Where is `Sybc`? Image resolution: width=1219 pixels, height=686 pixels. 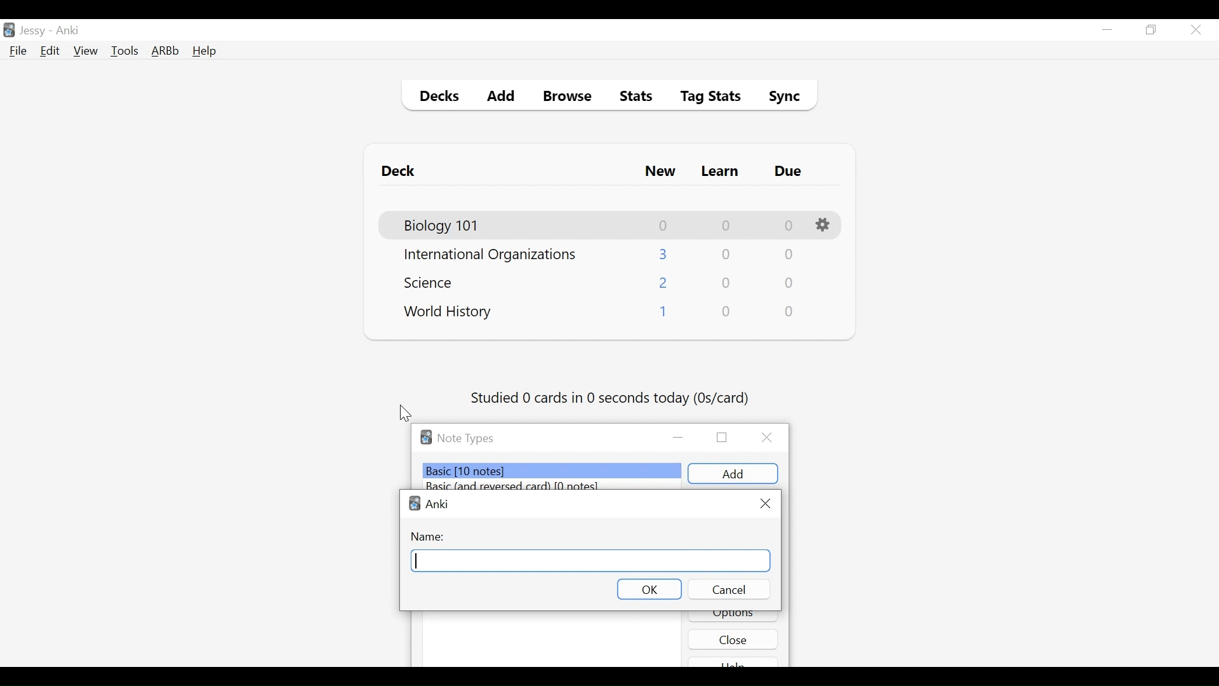
Sybc is located at coordinates (780, 98).